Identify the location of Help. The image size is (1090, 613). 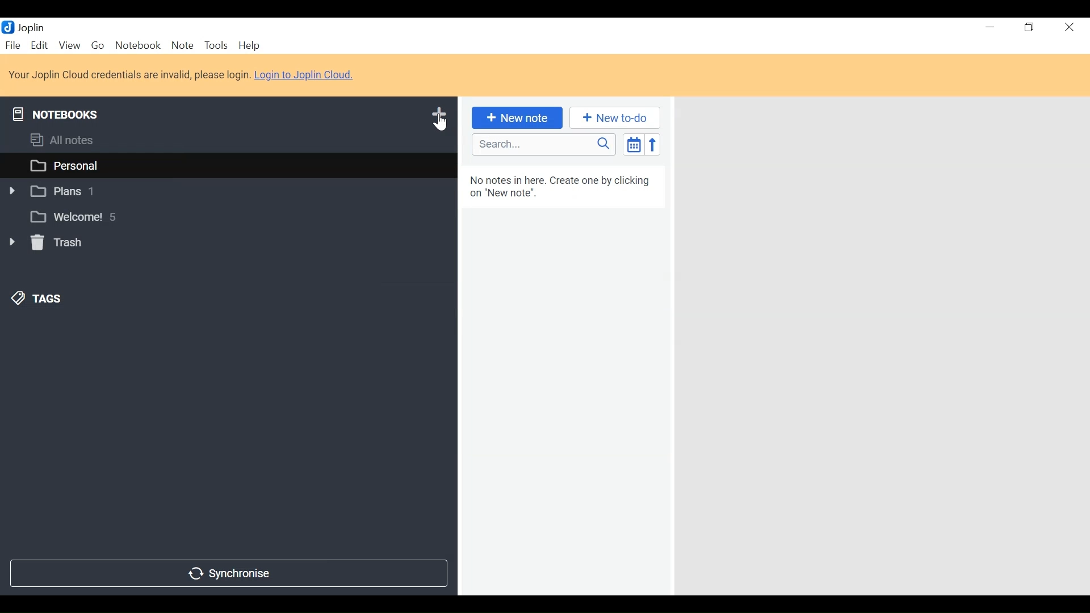
(248, 45).